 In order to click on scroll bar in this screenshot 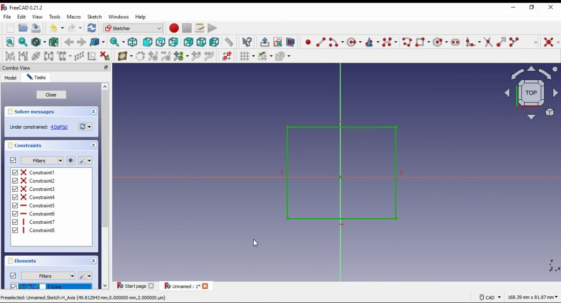, I will do `click(106, 187)`.